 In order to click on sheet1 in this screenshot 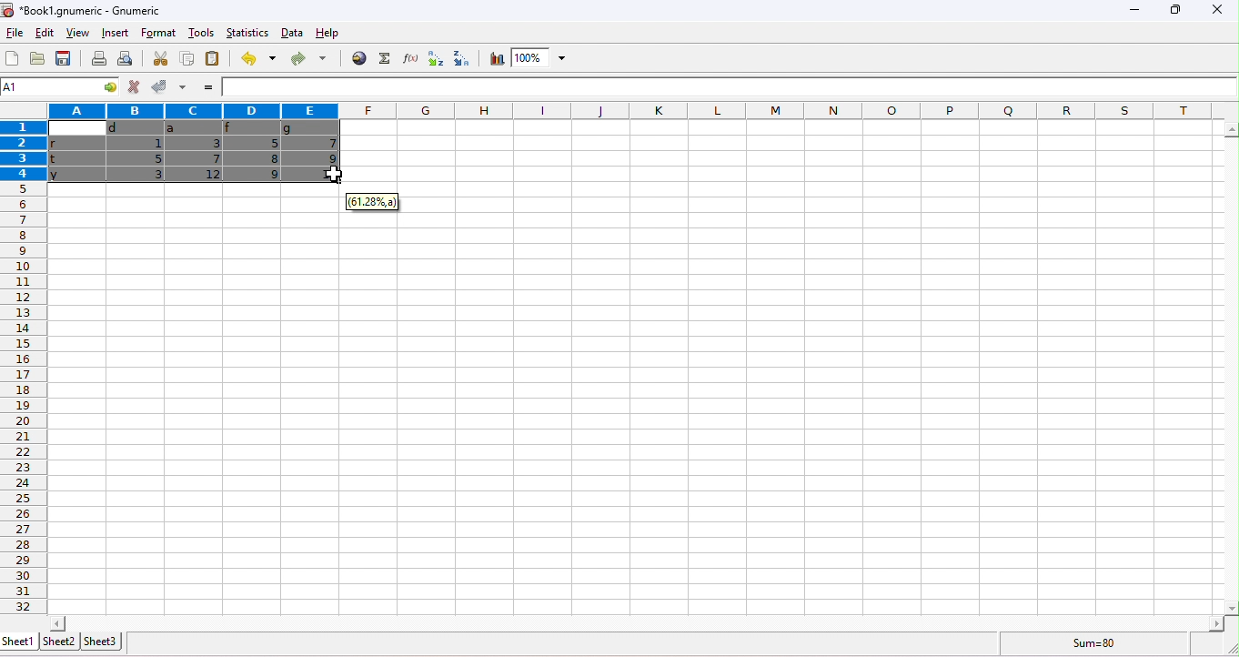, I will do `click(18, 641)`.